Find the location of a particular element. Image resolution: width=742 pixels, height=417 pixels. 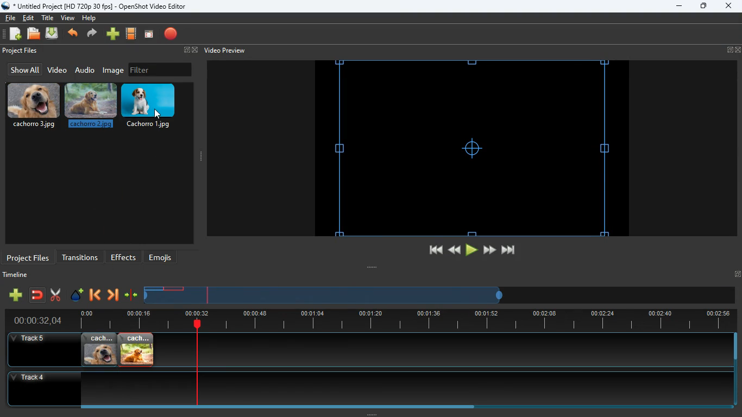

video preview is located at coordinates (224, 50).